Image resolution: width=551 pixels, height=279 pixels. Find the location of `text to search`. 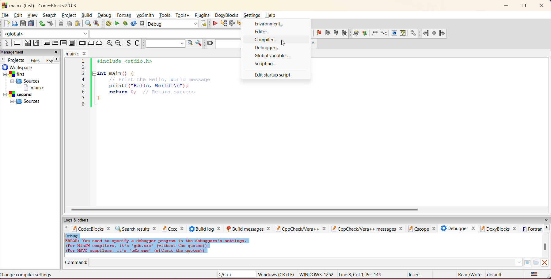

text to search is located at coordinates (166, 43).